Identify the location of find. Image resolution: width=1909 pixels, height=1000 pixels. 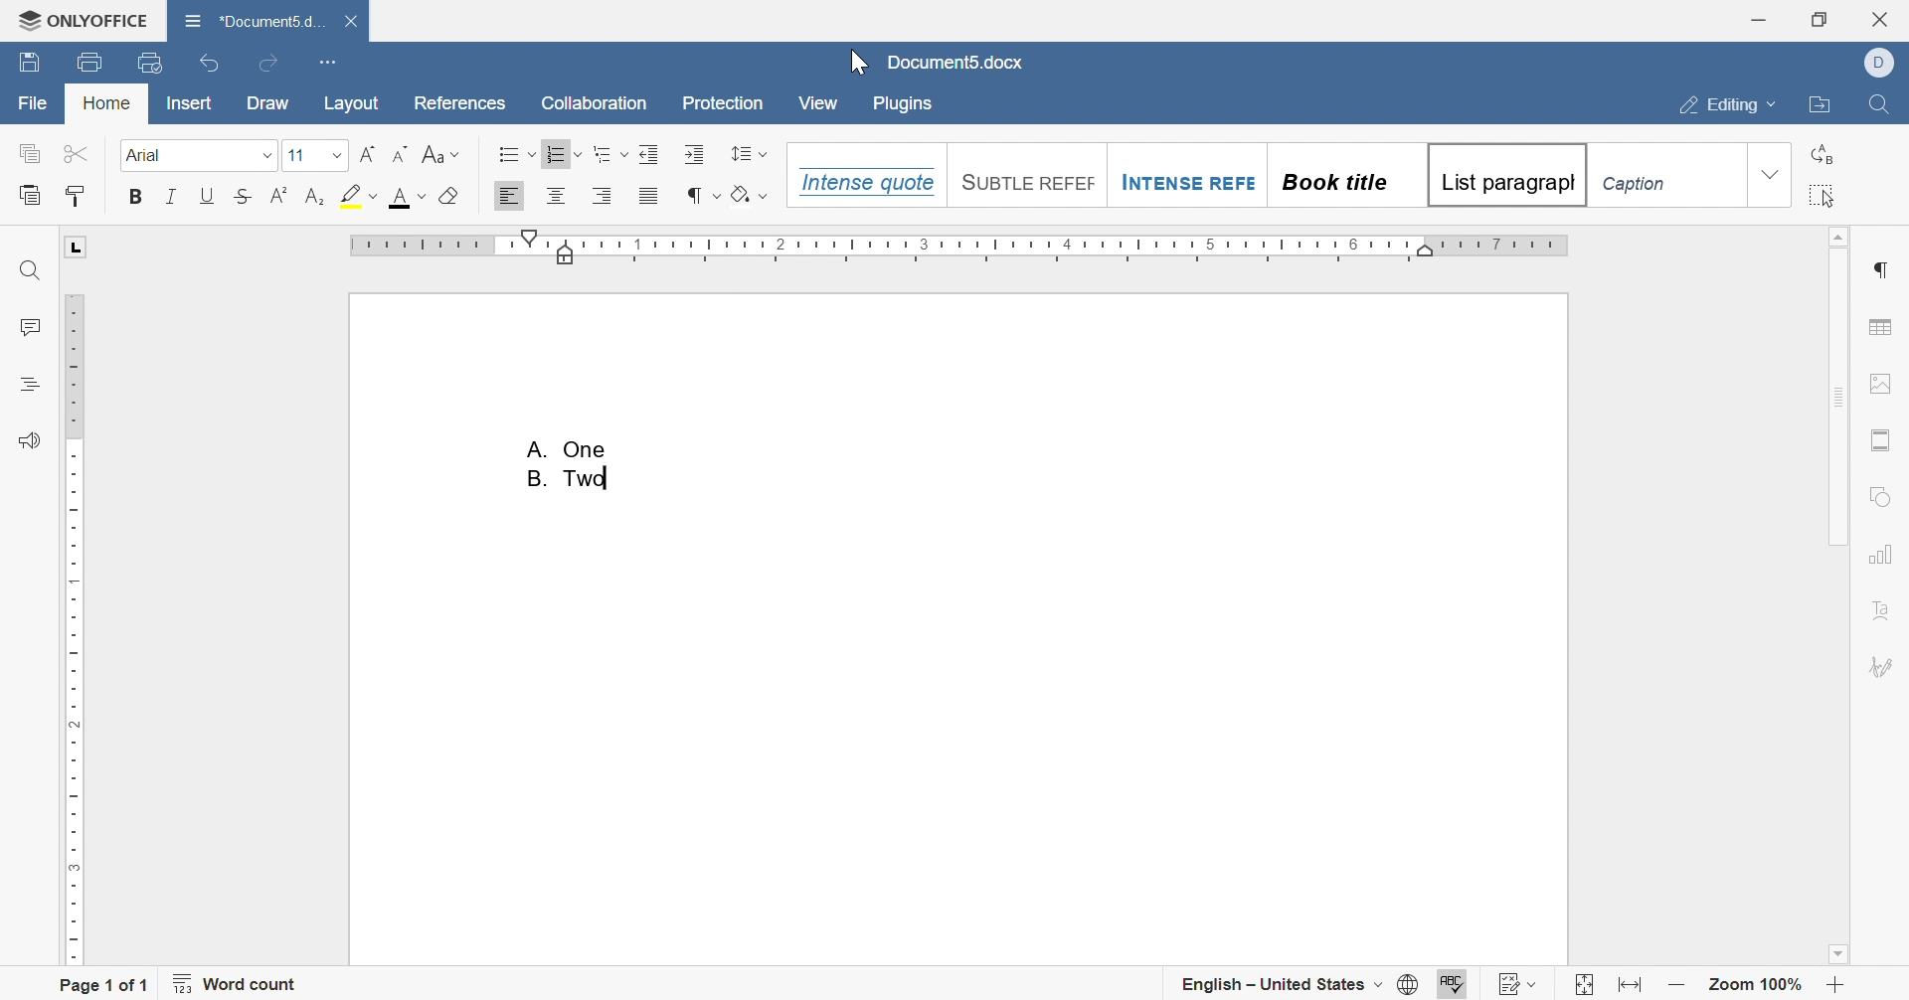
(1878, 105).